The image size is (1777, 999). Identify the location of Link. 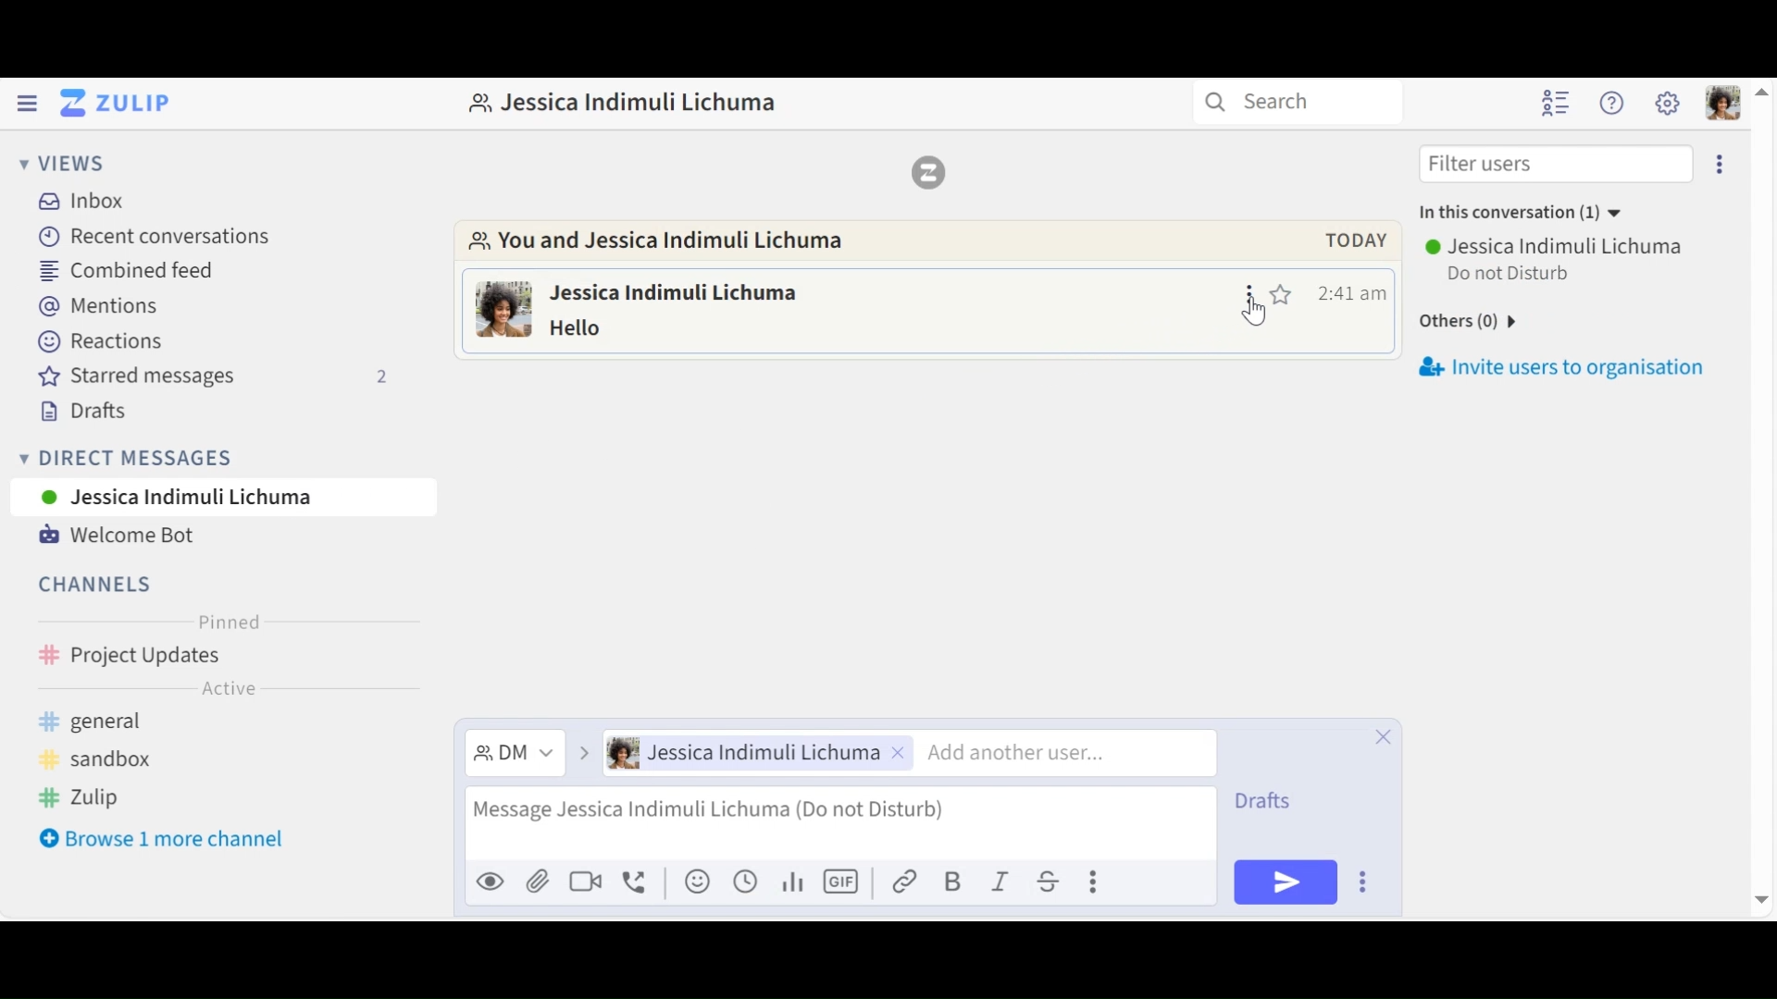
(906, 880).